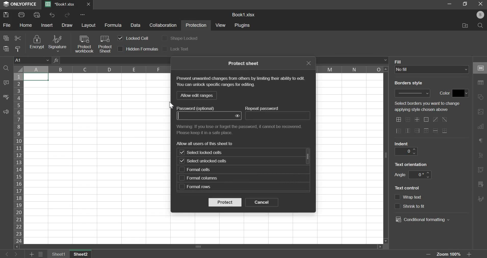 Image resolution: width=487 pixels, height=258 pixels. What do you see at coordinates (89, 25) in the screenshot?
I see `layout` at bounding box center [89, 25].